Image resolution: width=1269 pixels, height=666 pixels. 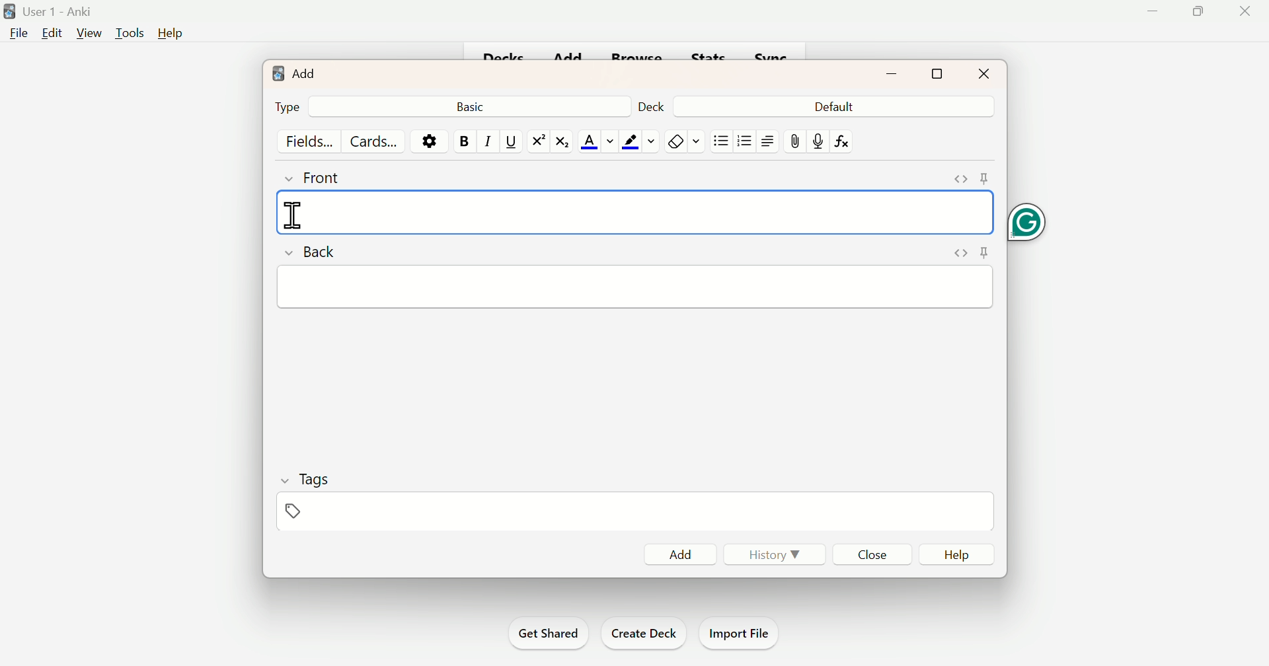 I want to click on Maximize, so click(x=1202, y=13).